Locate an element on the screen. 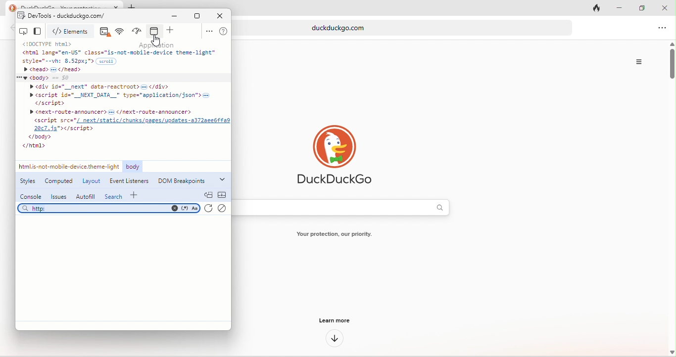  down arrow is located at coordinates (332, 340).